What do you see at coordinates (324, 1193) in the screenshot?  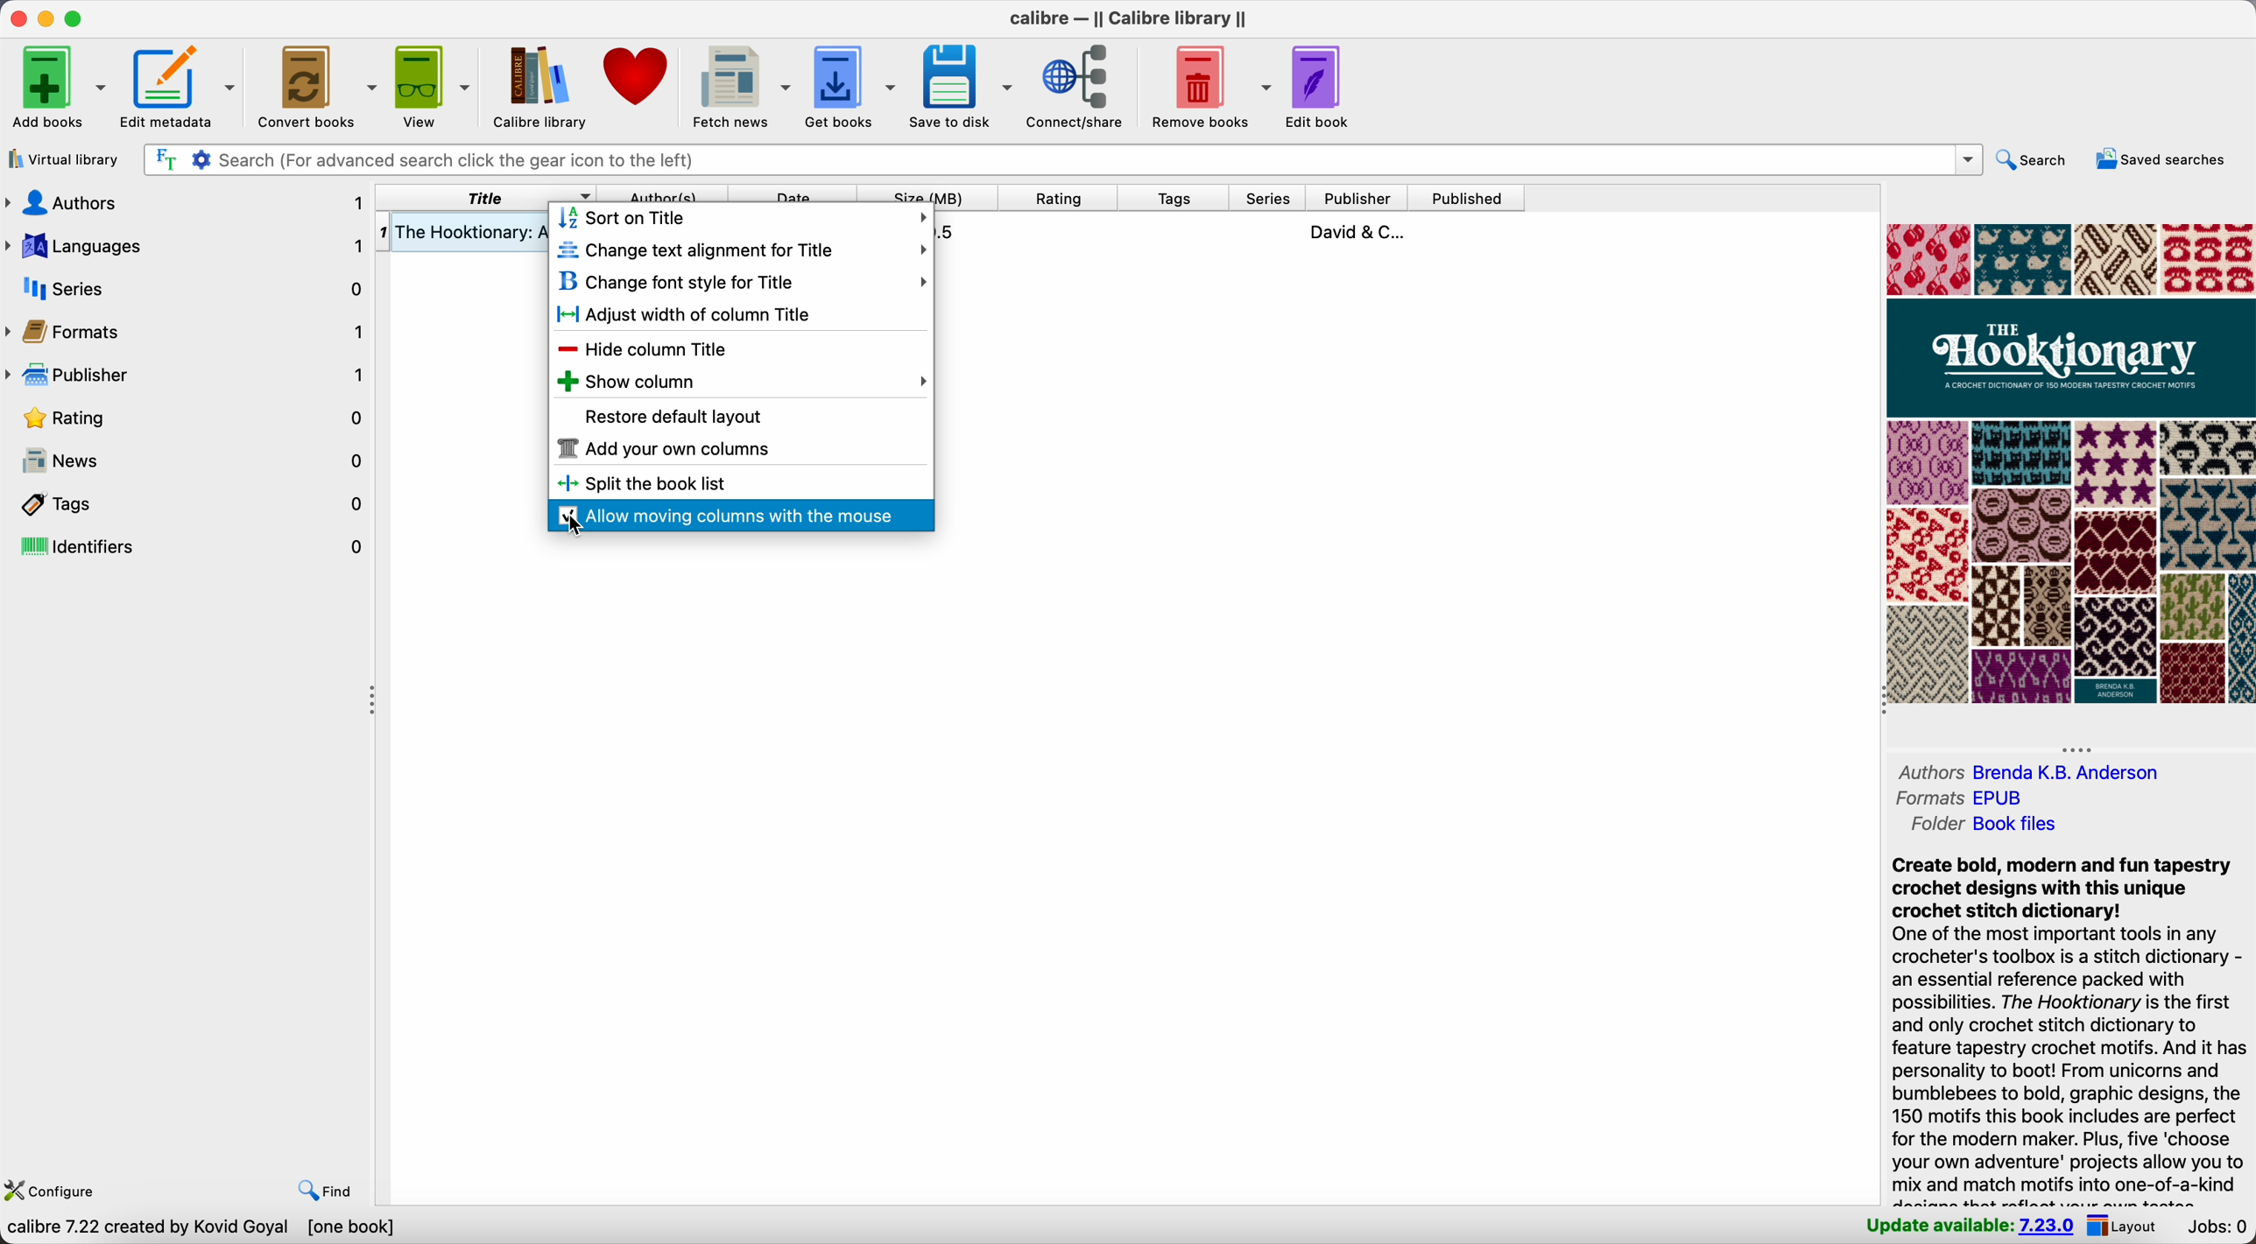 I see `find` at bounding box center [324, 1193].